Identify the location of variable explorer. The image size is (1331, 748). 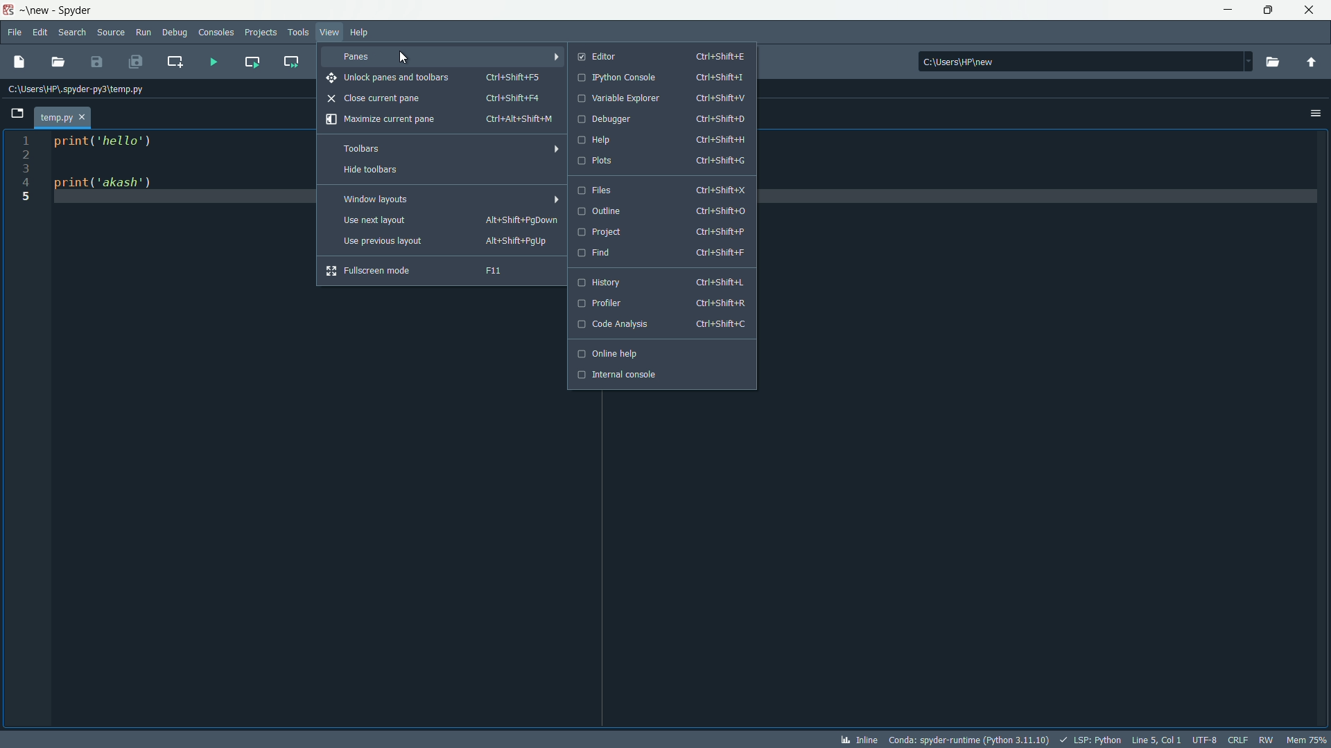
(659, 98).